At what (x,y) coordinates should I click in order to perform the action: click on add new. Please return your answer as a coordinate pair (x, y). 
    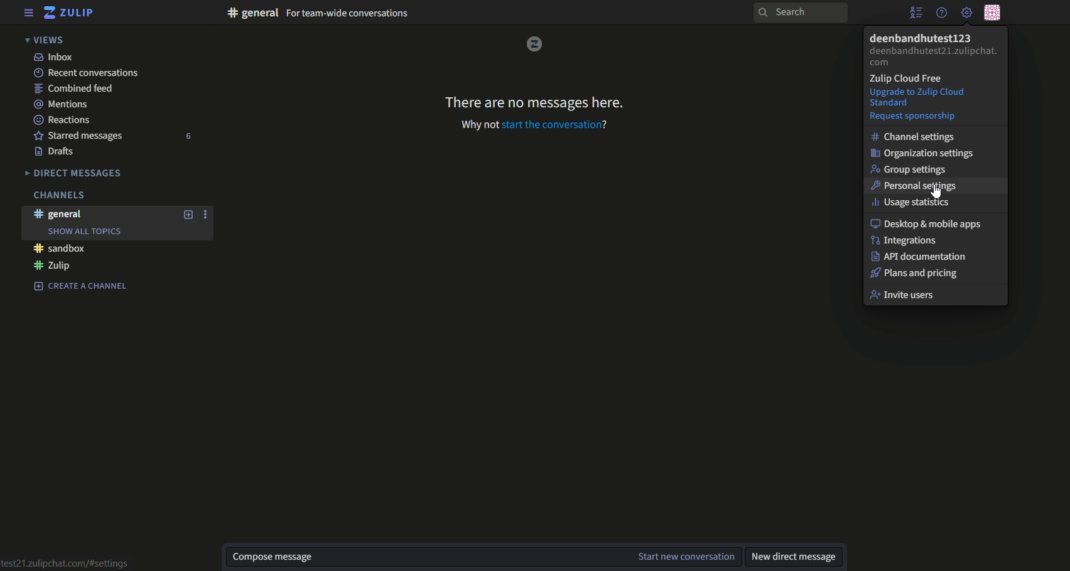
    Looking at the image, I should click on (189, 215).